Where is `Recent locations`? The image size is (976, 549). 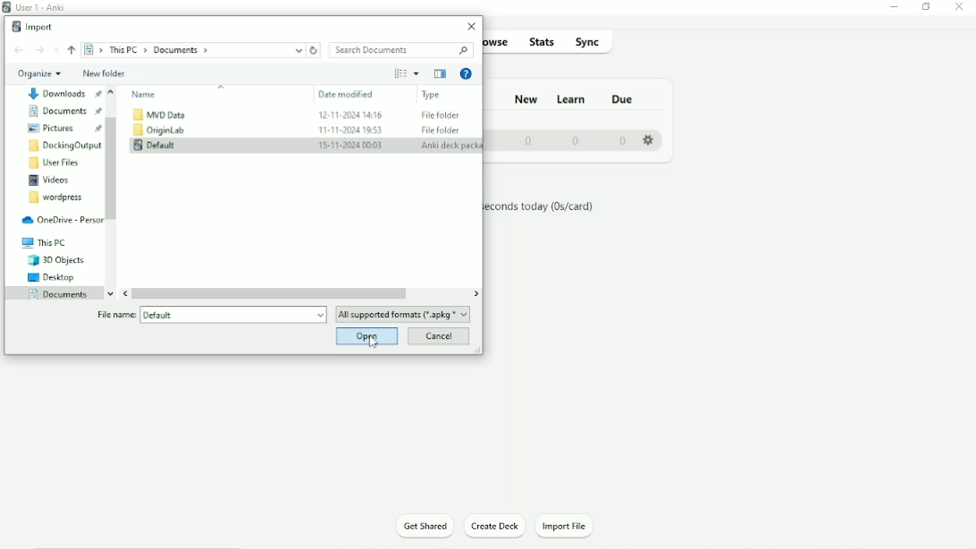 Recent locations is located at coordinates (58, 49).